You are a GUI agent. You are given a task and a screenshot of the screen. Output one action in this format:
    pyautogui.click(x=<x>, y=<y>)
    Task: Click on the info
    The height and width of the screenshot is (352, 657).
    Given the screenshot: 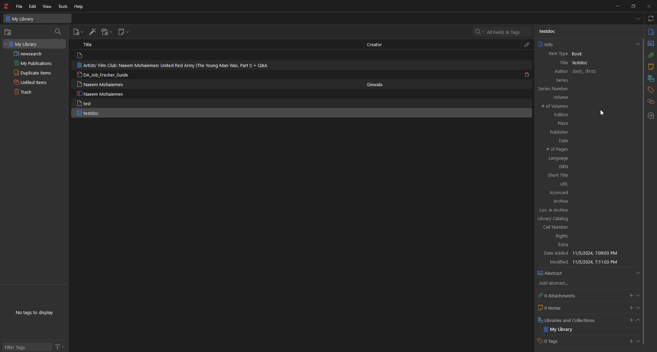 What is the action you would take?
    pyautogui.click(x=589, y=44)
    